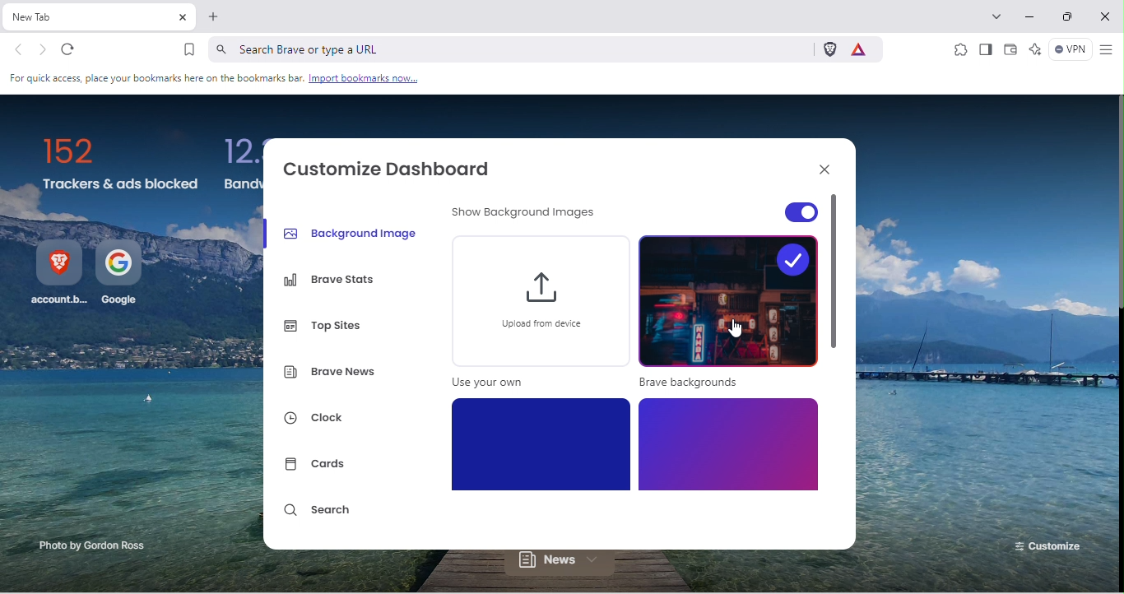 The image size is (1124, 594). What do you see at coordinates (216, 79) in the screenshot?
I see `For quick access, place your bookmarks here on the bookmarks bar. Import bookmarks now...` at bounding box center [216, 79].